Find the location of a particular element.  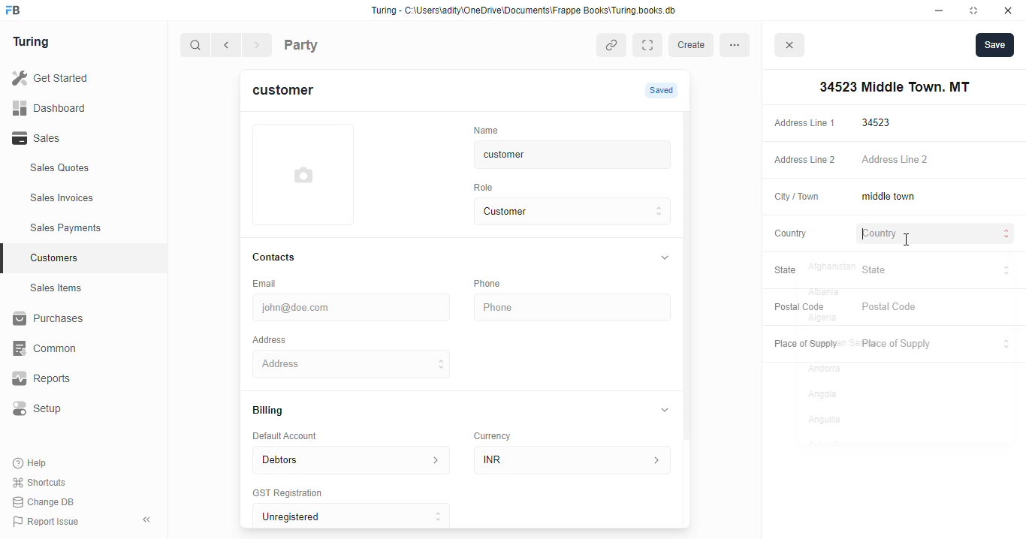

customer is located at coordinates (292, 92).